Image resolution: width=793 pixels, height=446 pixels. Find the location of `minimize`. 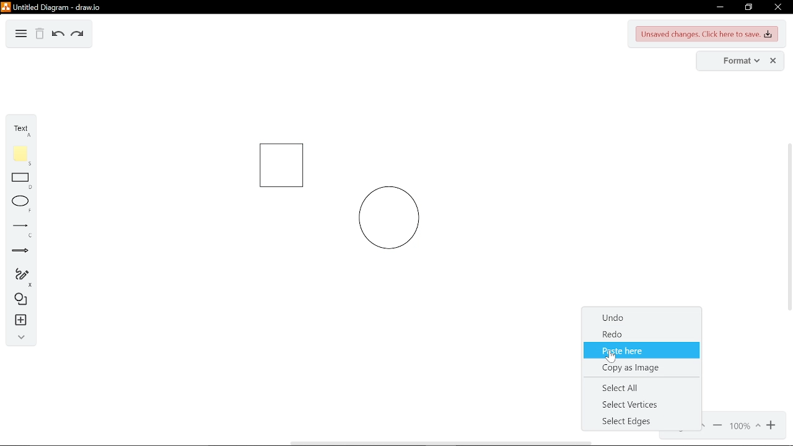

minimize is located at coordinates (718, 7).